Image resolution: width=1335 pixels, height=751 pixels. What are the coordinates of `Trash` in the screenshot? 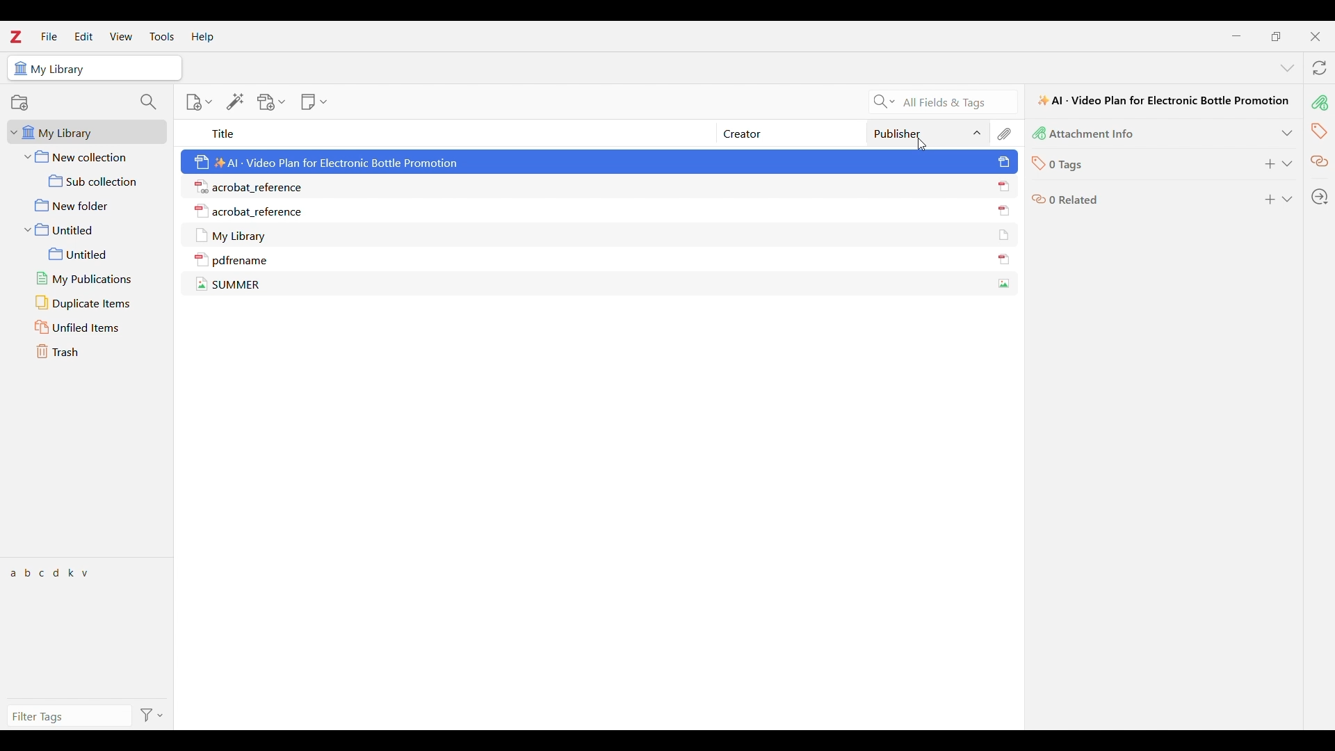 It's located at (88, 352).